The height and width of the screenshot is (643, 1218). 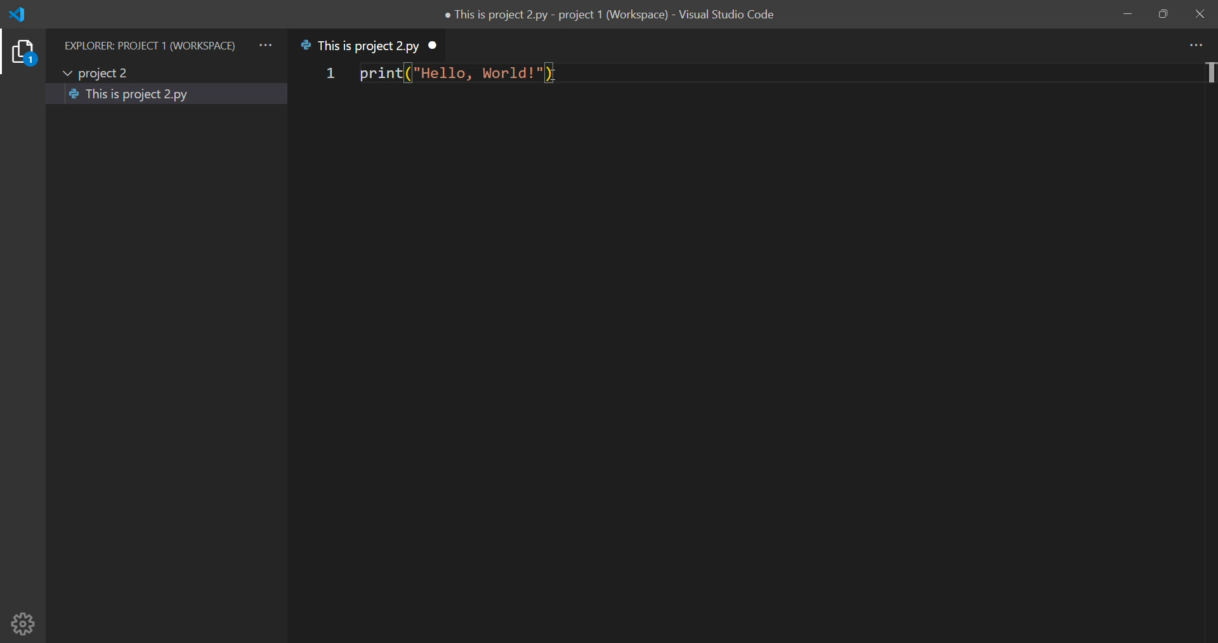 I want to click on more actions, so click(x=265, y=45).